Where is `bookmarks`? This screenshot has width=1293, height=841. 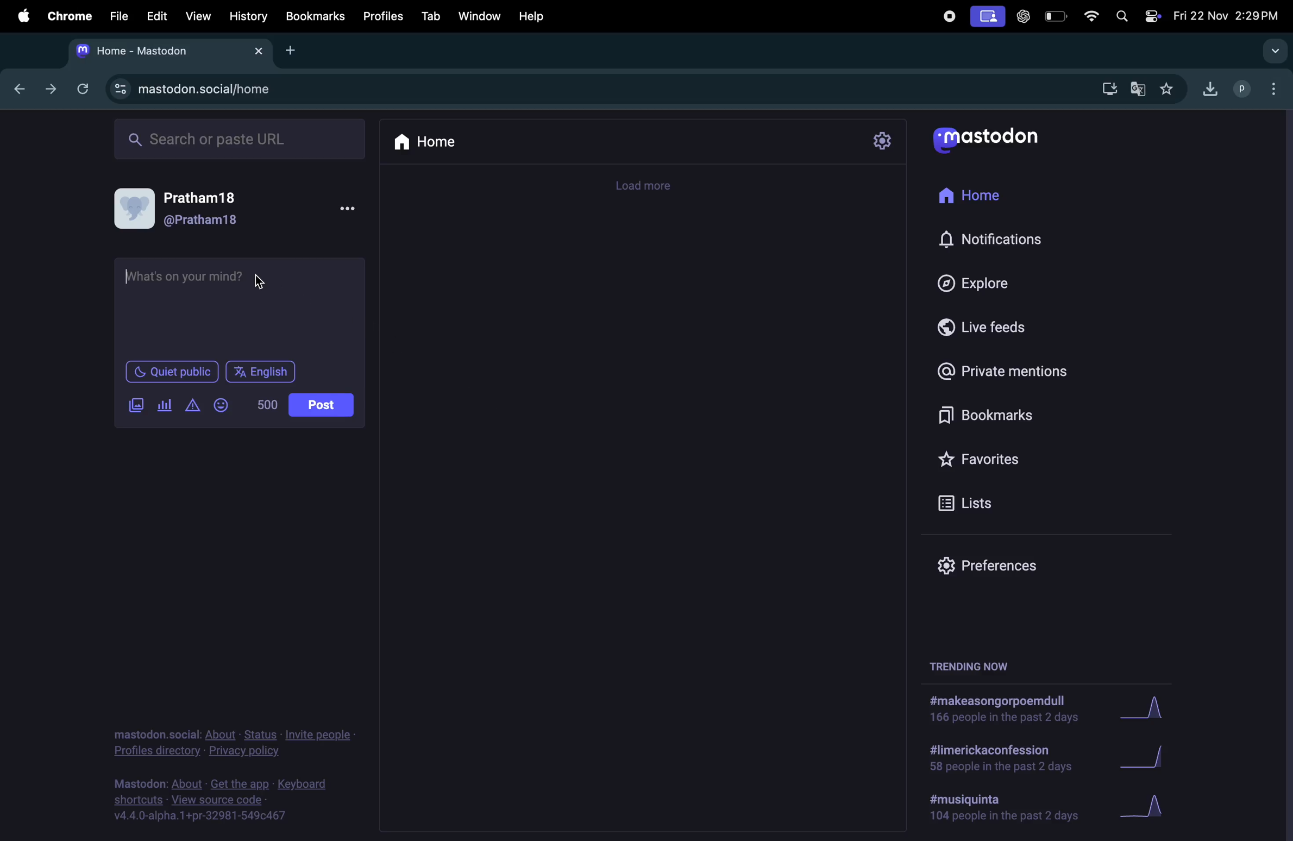 bookmarks is located at coordinates (1025, 414).